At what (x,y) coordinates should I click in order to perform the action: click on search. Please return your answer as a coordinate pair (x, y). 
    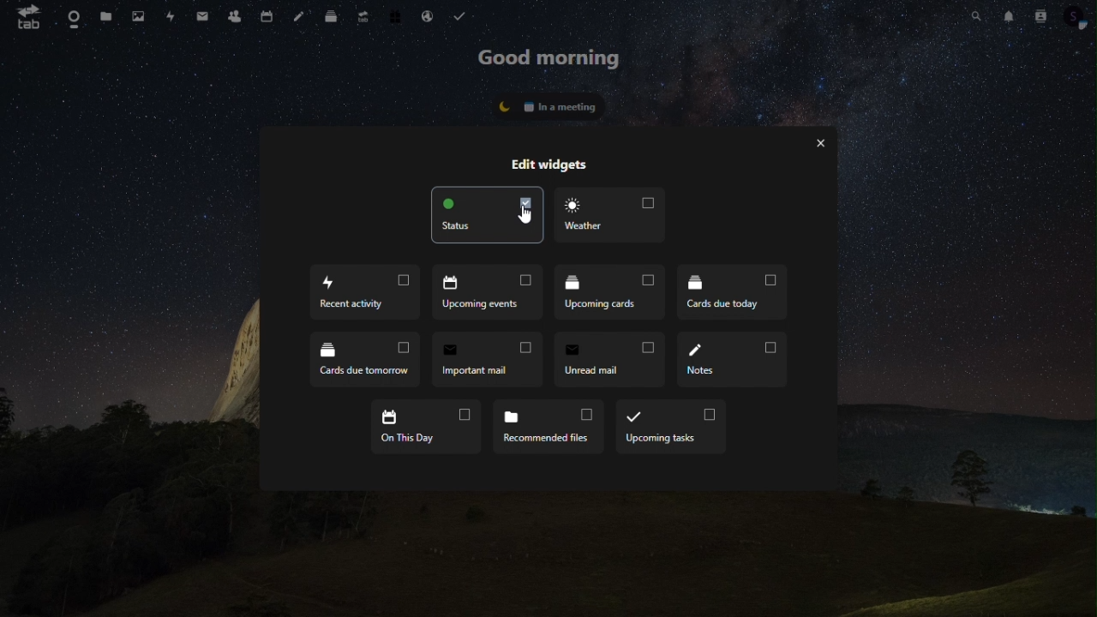
    Looking at the image, I should click on (979, 15).